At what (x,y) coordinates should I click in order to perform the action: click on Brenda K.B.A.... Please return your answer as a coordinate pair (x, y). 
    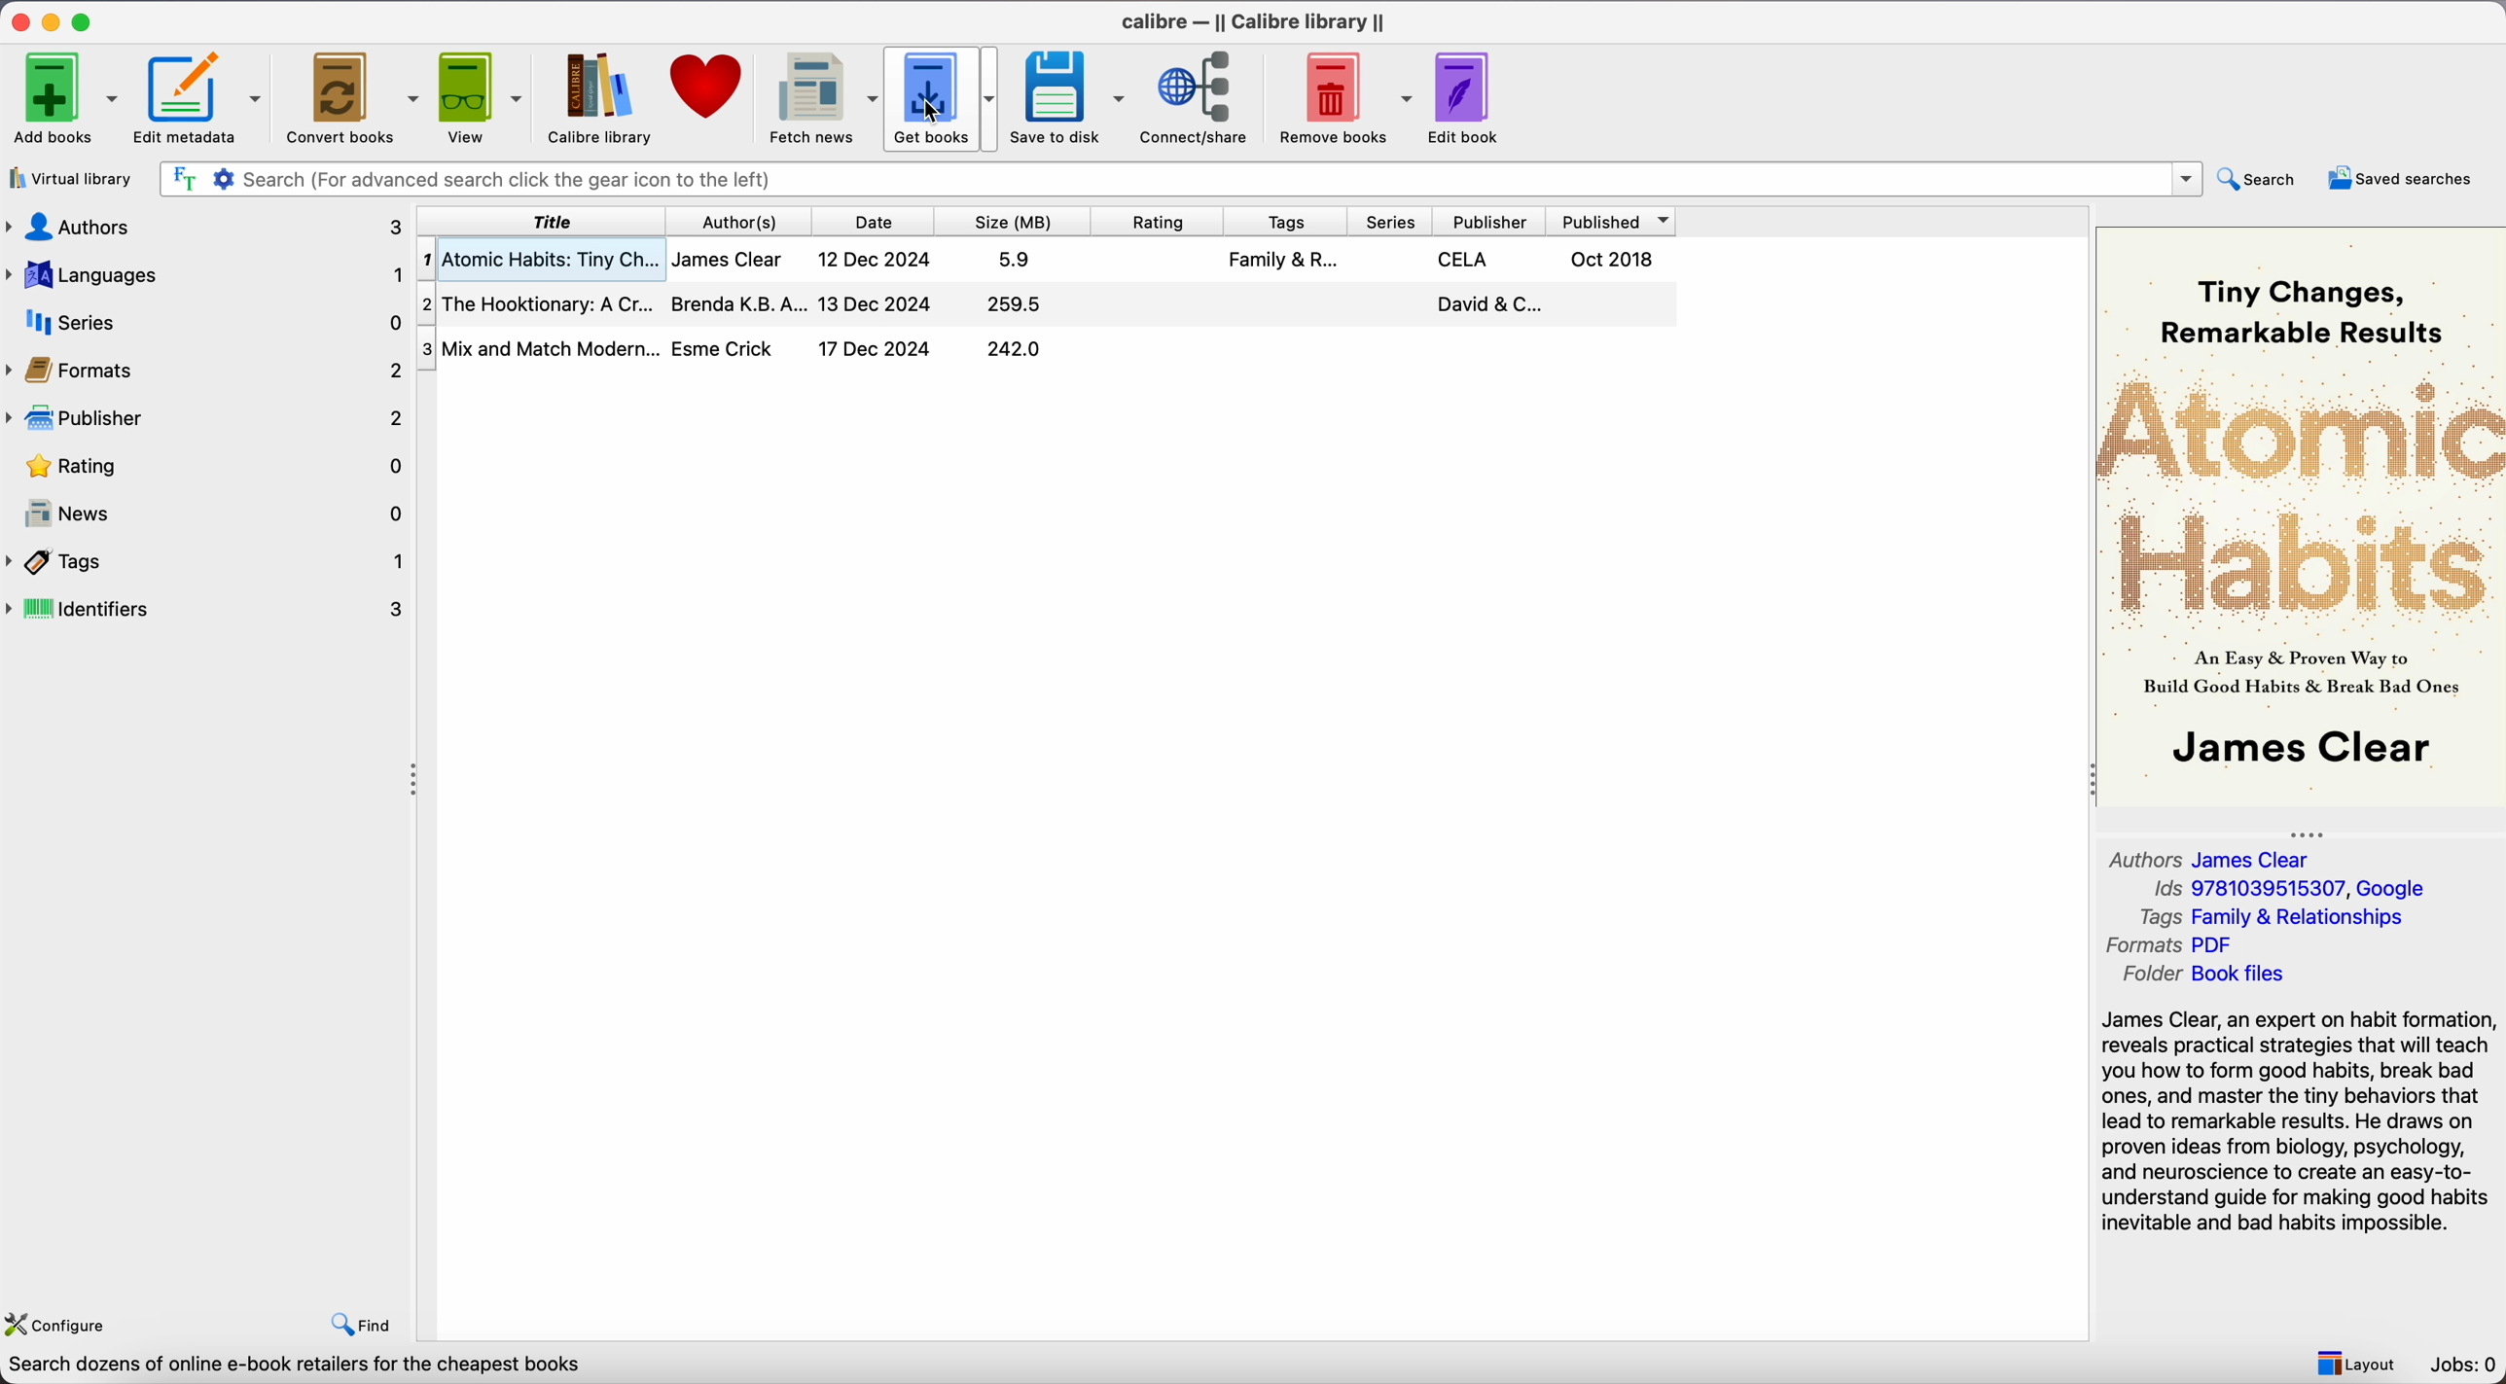
    Looking at the image, I should click on (739, 303).